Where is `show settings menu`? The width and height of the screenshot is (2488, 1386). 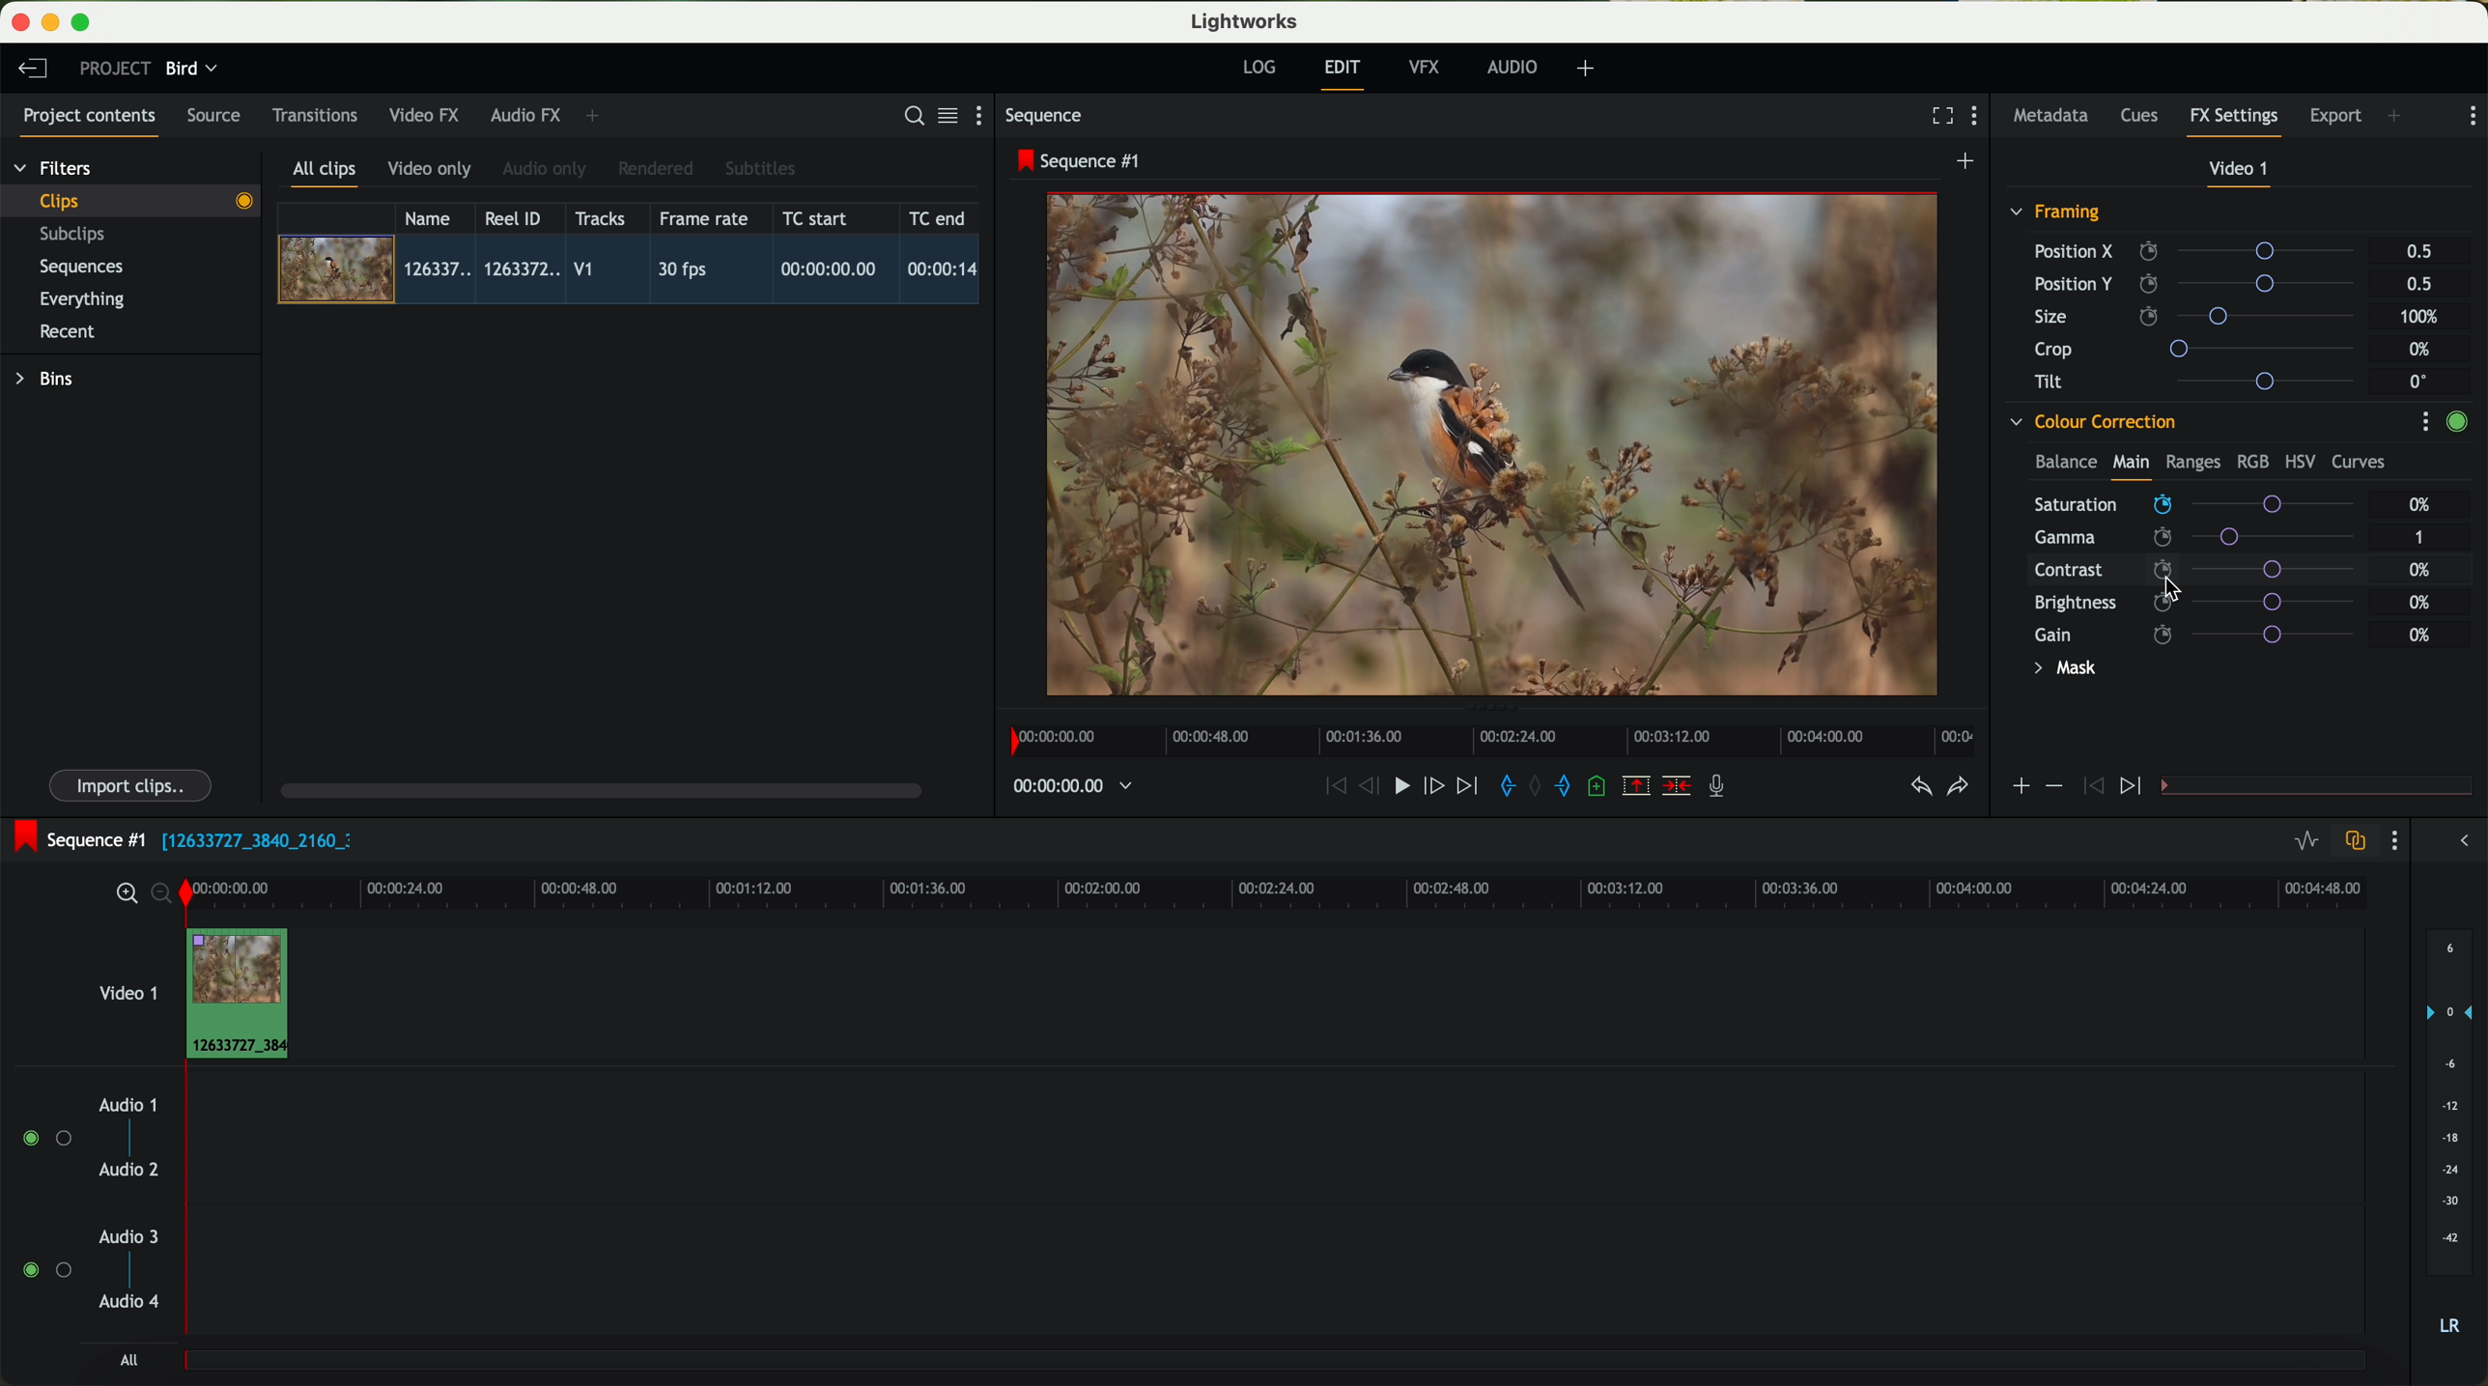
show settings menu is located at coordinates (2392, 840).